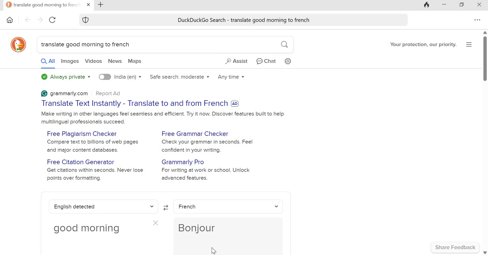  I want to click on Go forward one page, so click(39, 20).